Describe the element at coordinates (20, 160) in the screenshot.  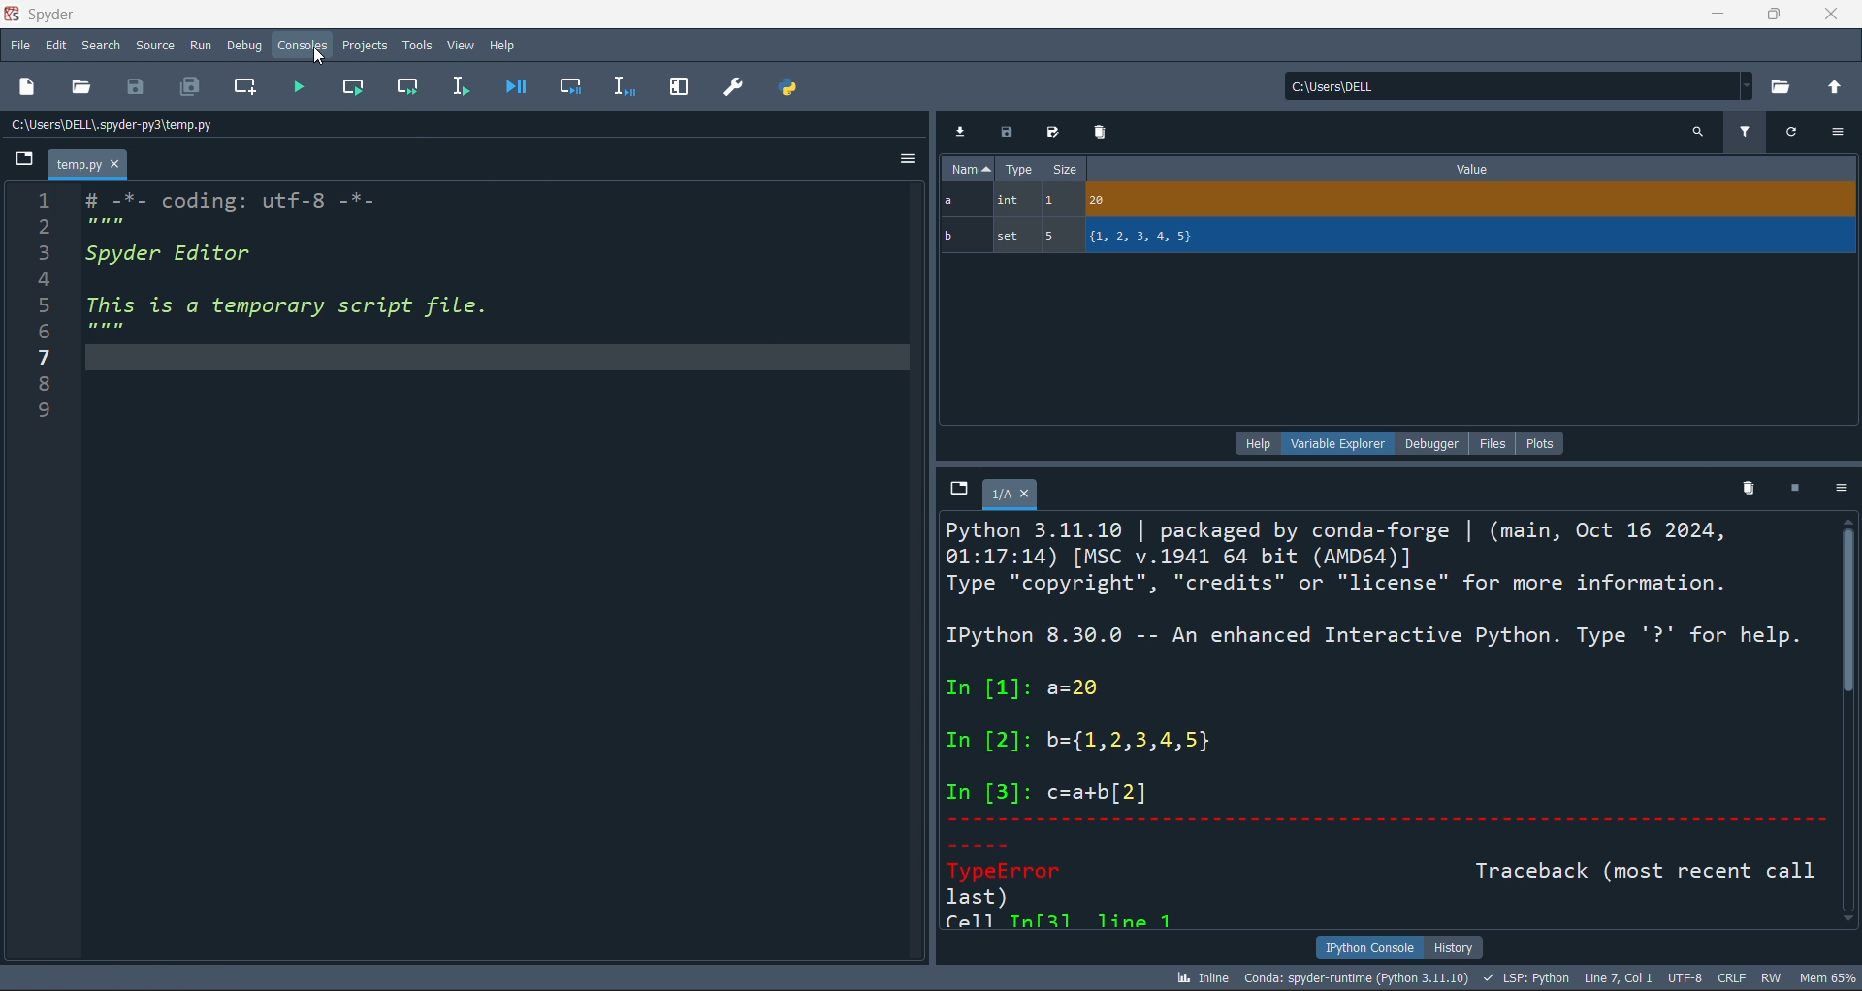
I see `browse tabs` at that location.